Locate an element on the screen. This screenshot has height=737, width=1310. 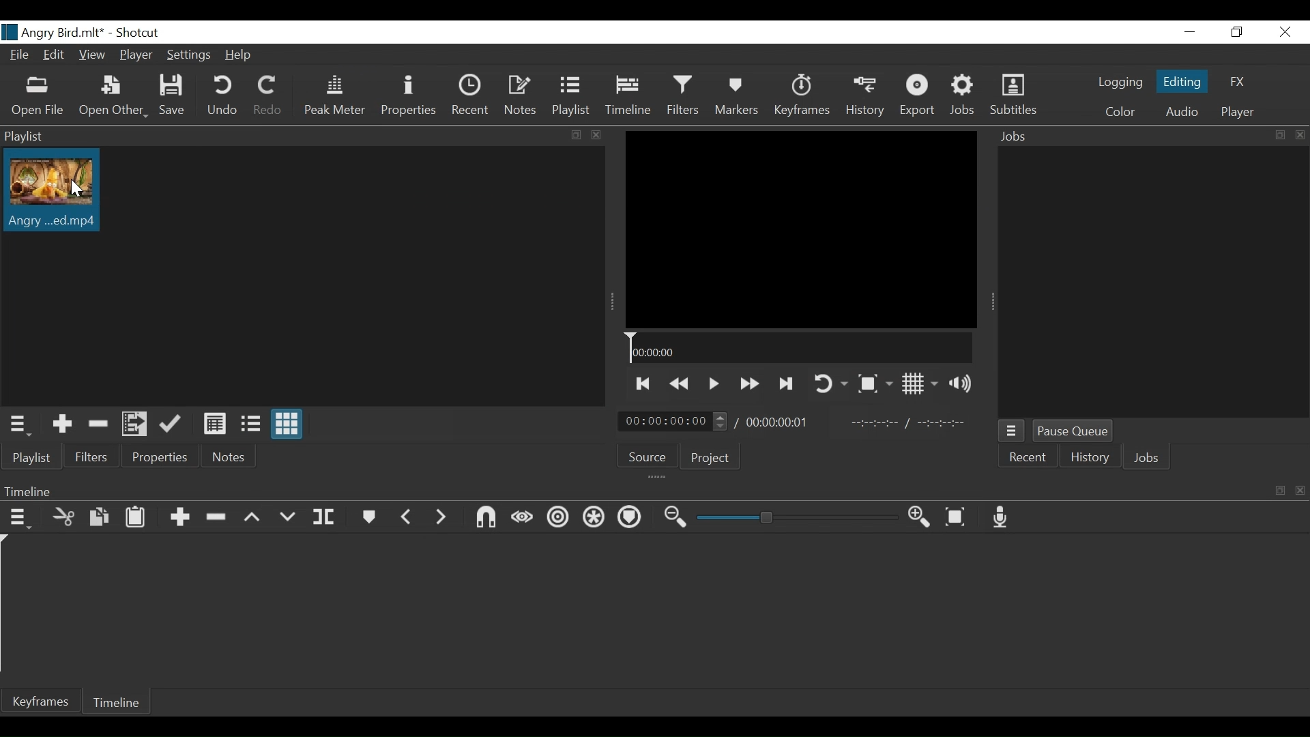
Add the Source to the playlist is located at coordinates (60, 424).